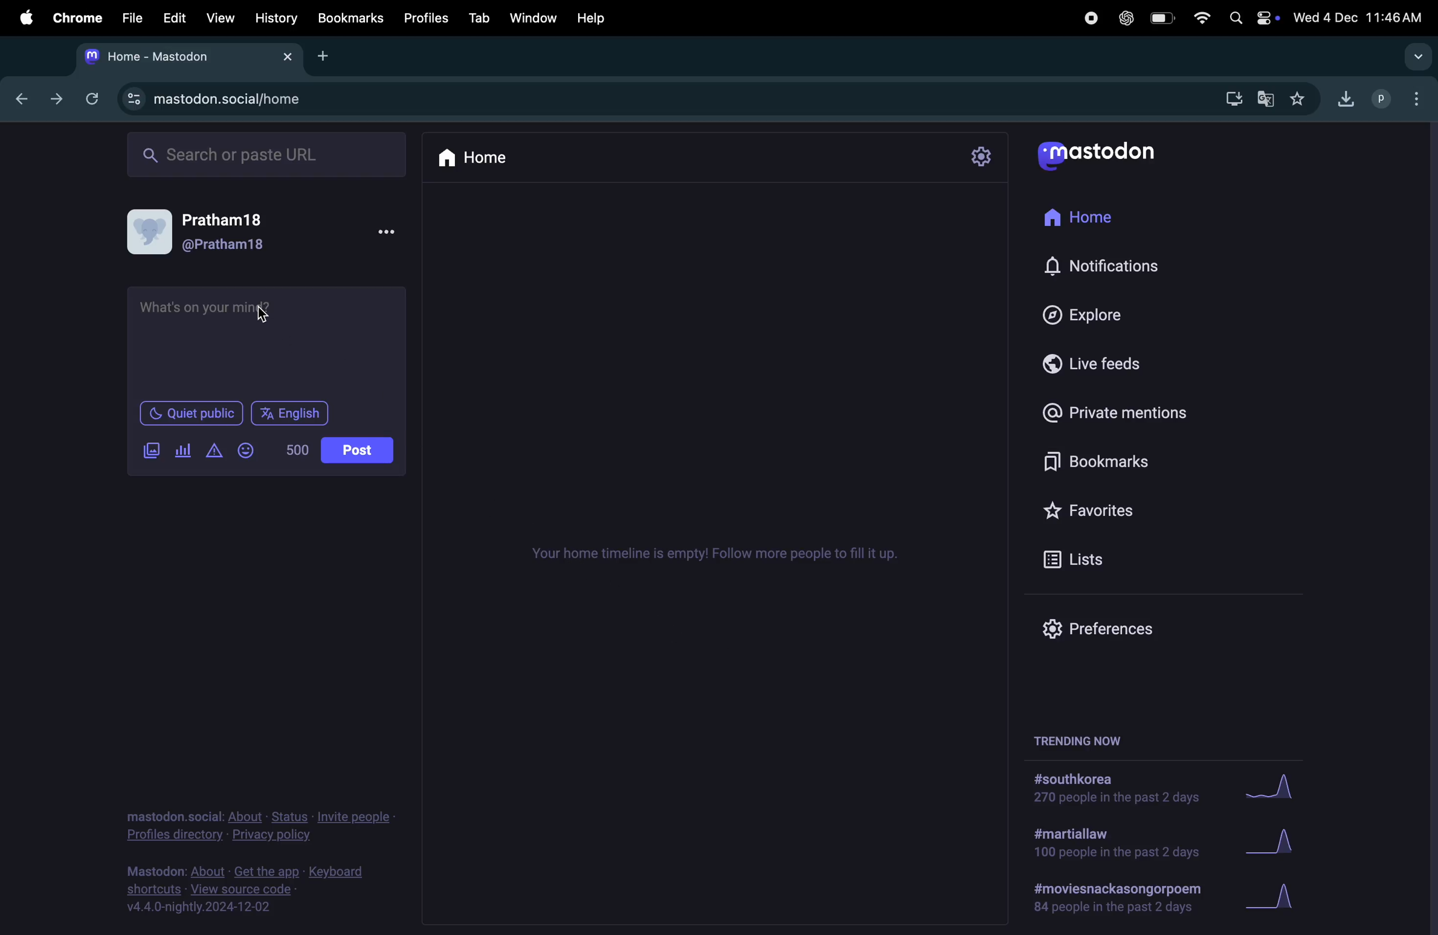 The height and width of the screenshot is (935, 1438). Describe the element at coordinates (1359, 14) in the screenshot. I see `Date and time` at that location.